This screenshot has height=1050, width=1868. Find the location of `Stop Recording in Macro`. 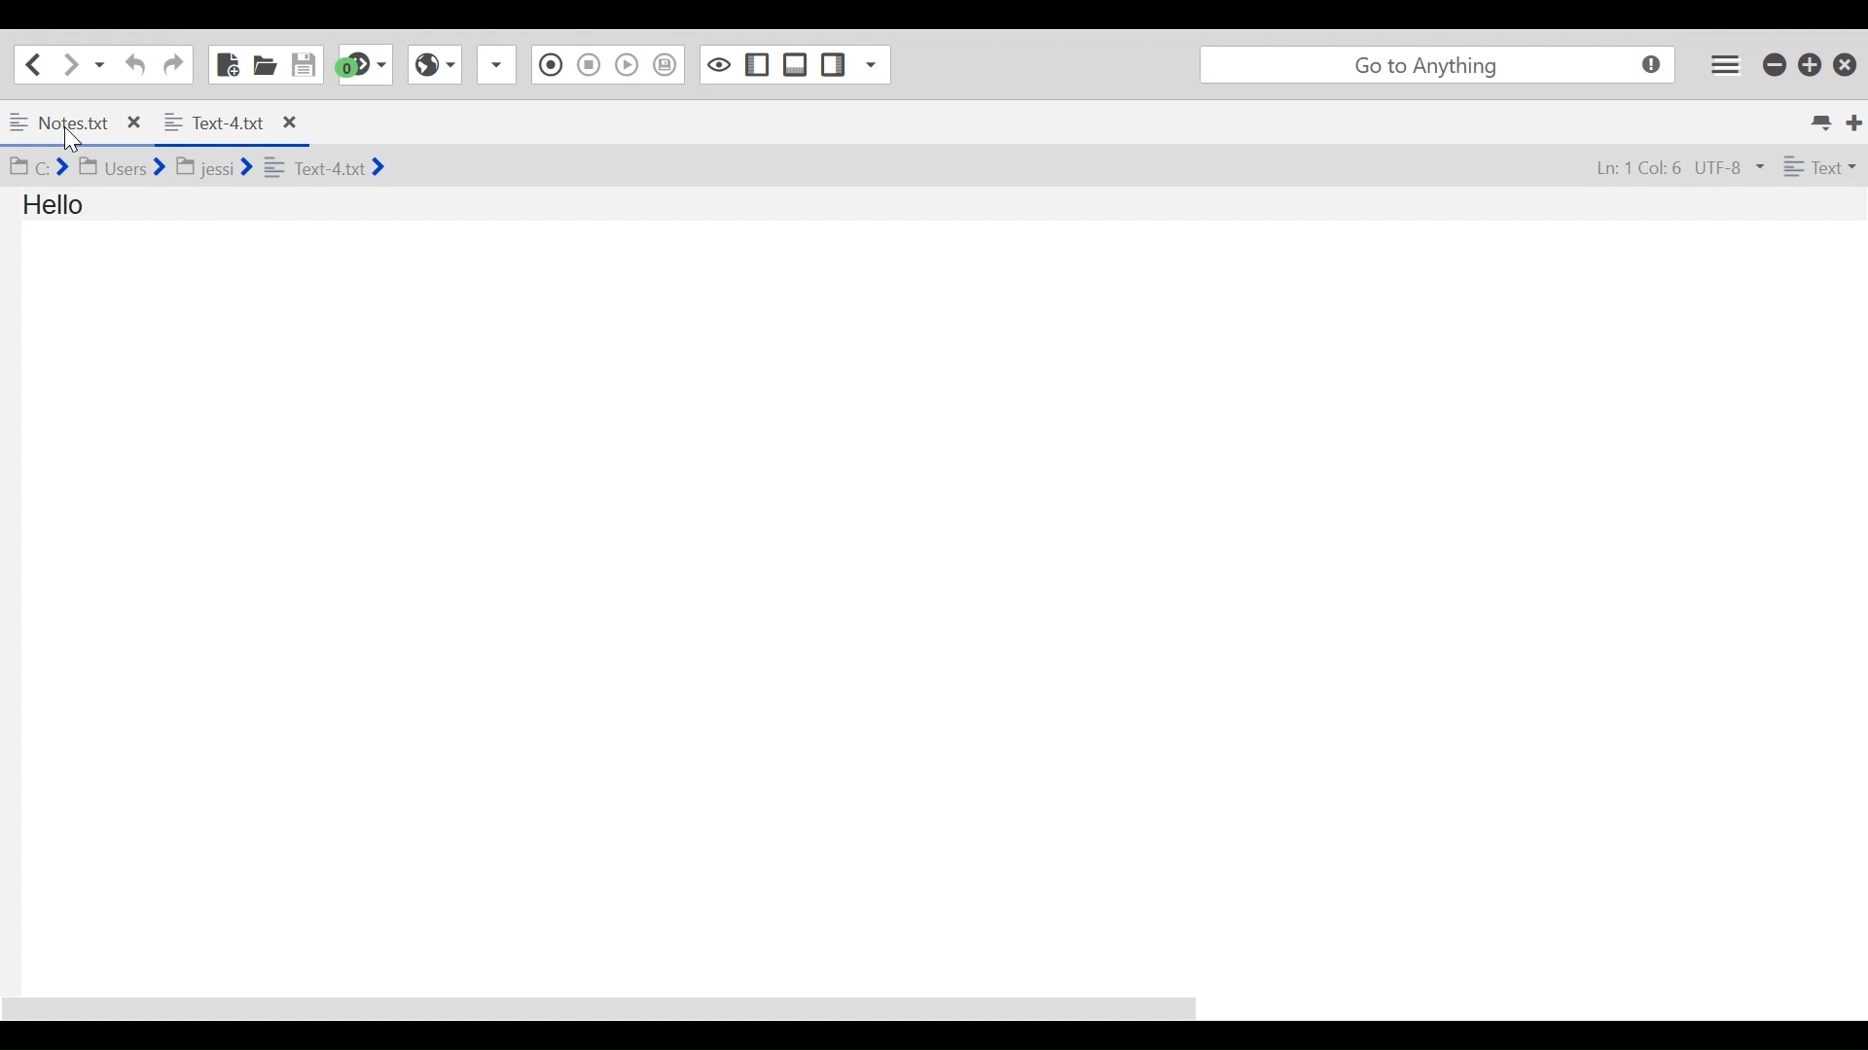

Stop Recording in Macro is located at coordinates (588, 67).